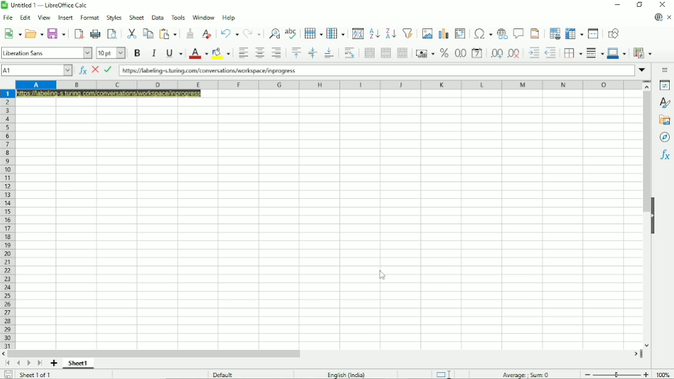 This screenshot has width=674, height=379. Describe the element at coordinates (386, 53) in the screenshot. I see `Merge cells` at that location.